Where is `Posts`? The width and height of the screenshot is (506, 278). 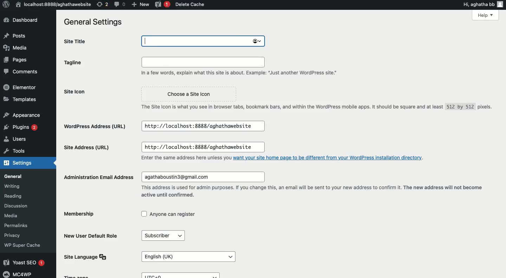
Posts is located at coordinates (15, 35).